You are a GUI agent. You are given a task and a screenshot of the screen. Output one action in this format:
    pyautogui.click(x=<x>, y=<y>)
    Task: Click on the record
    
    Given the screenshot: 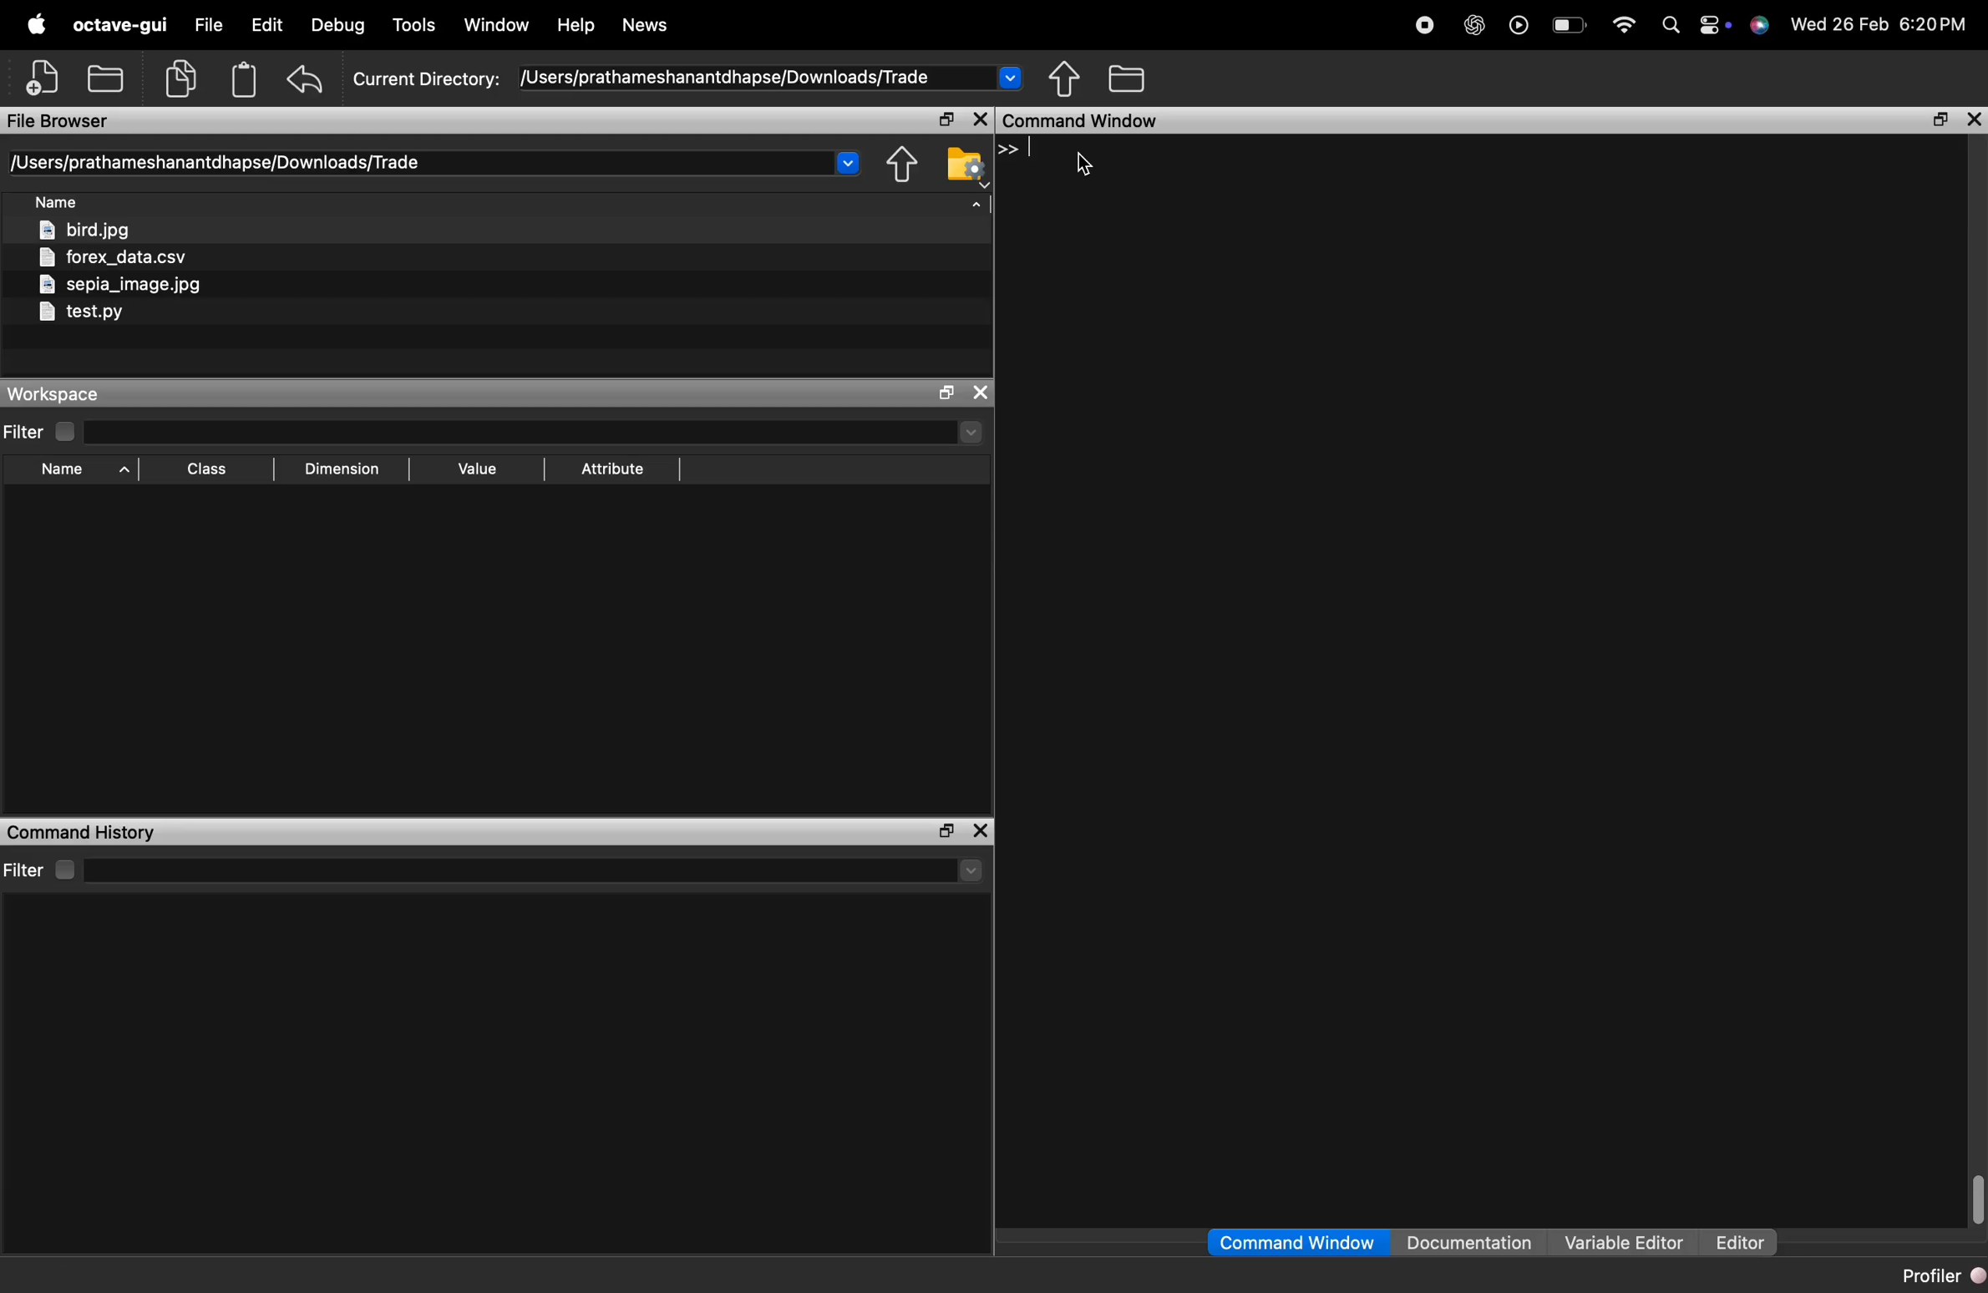 What is the action you would take?
    pyautogui.click(x=1425, y=25)
    